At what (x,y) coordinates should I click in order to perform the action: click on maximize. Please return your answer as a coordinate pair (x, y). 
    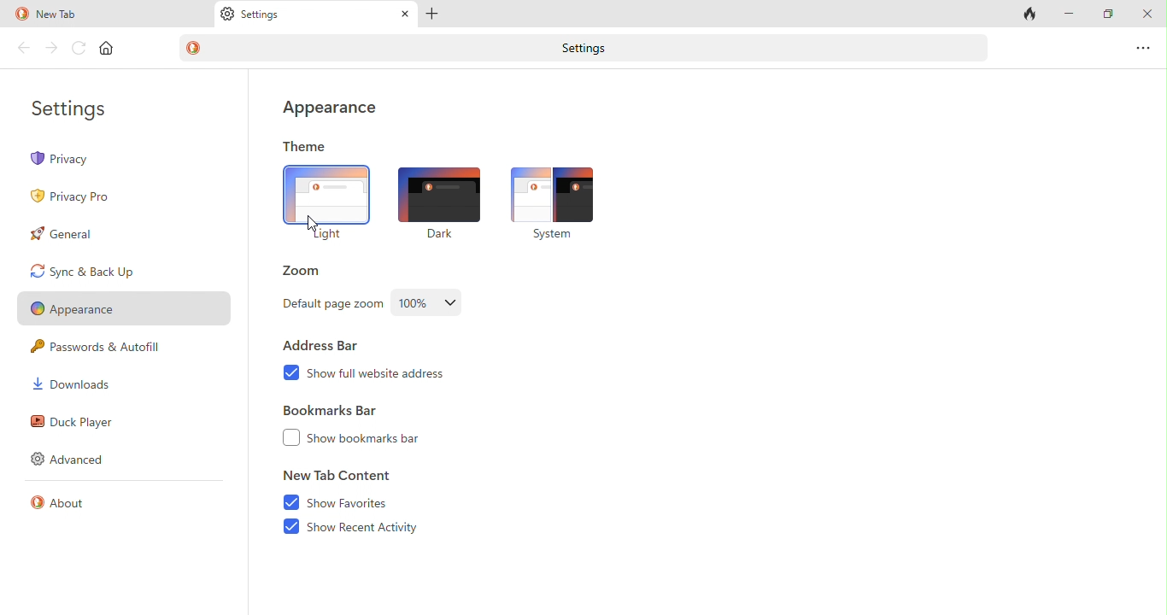
    Looking at the image, I should click on (1109, 13).